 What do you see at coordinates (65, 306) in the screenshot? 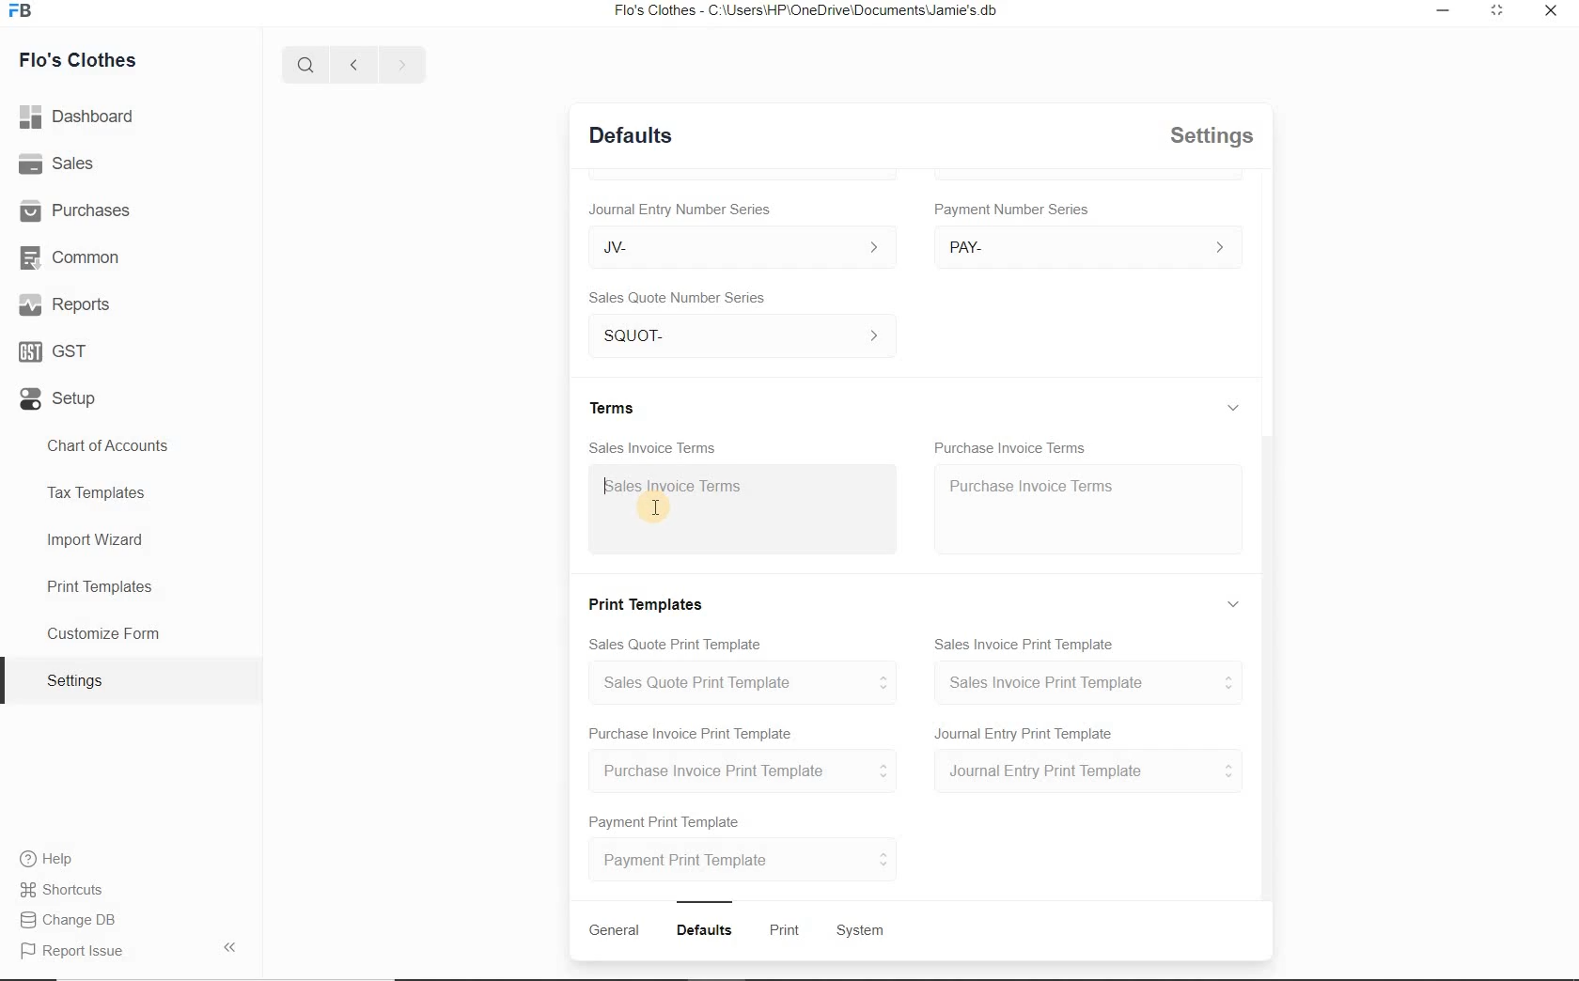
I see `Reports` at bounding box center [65, 306].